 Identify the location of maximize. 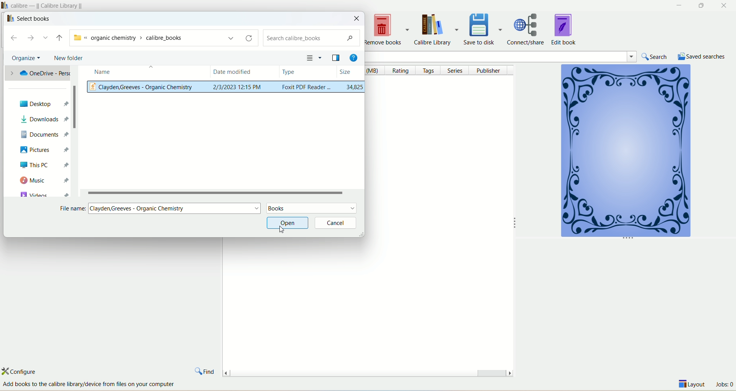
(701, 6).